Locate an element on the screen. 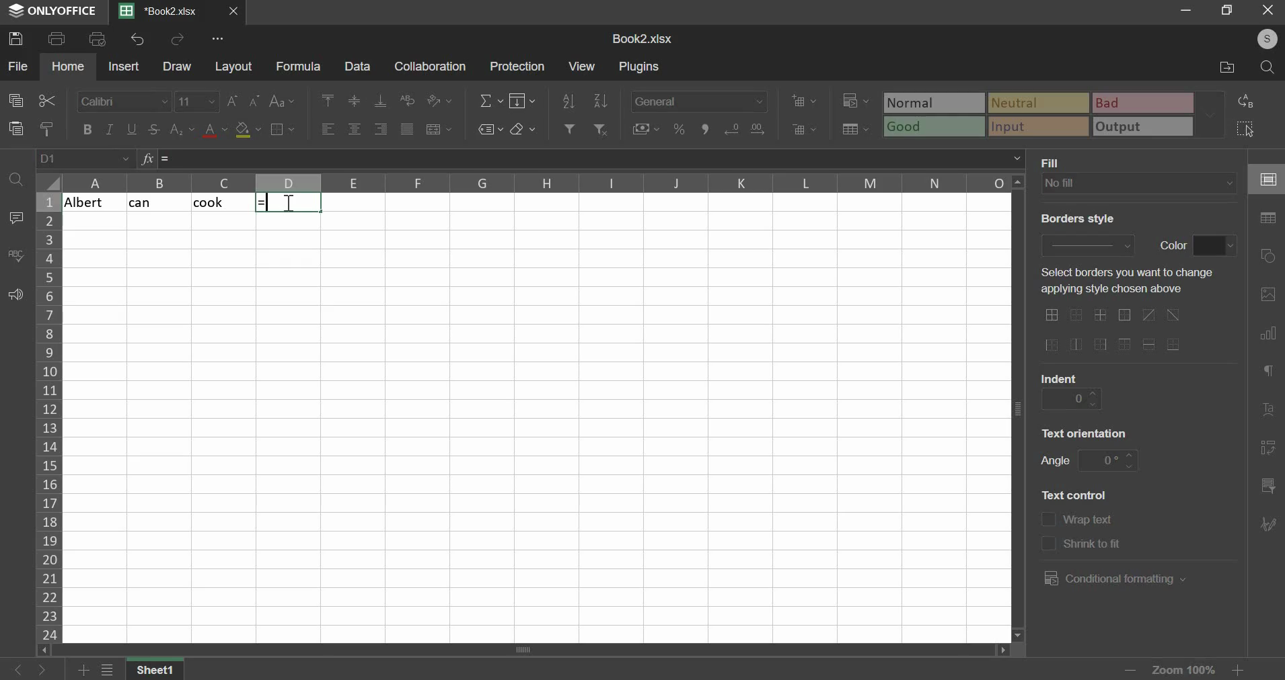  replace is located at coordinates (1250, 101).